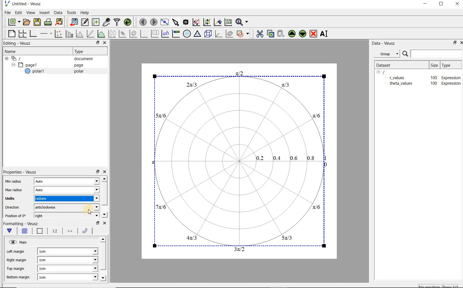 Image resolution: width=463 pixels, height=288 pixels. Describe the element at coordinates (143, 21) in the screenshot. I see `move to the previous page` at that location.